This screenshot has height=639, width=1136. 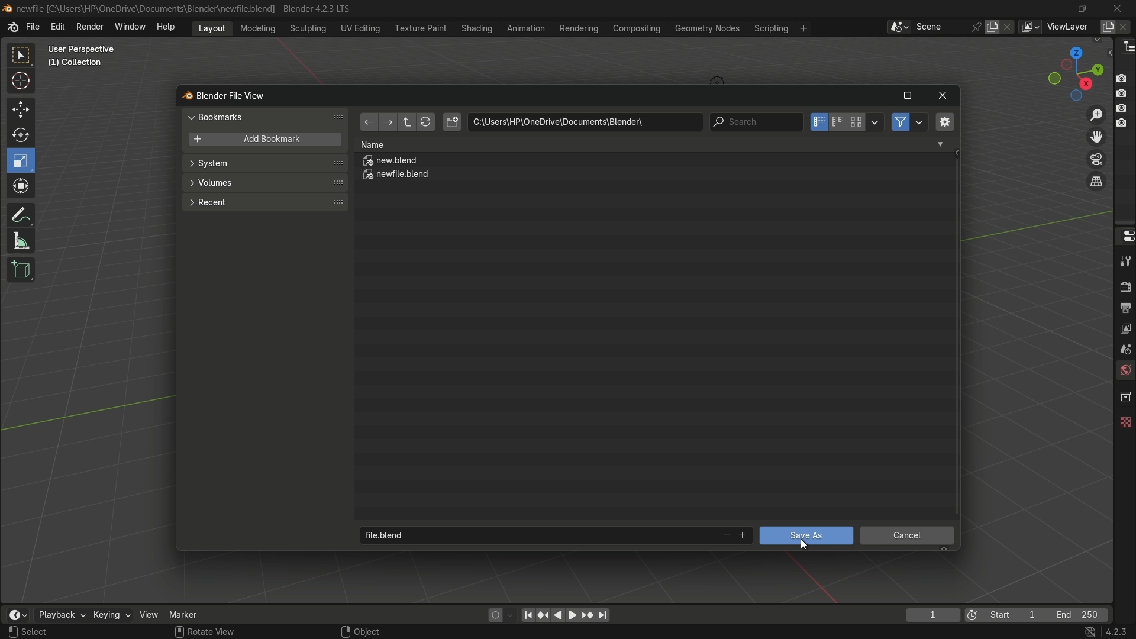 I want to click on rendering menu, so click(x=580, y=28).